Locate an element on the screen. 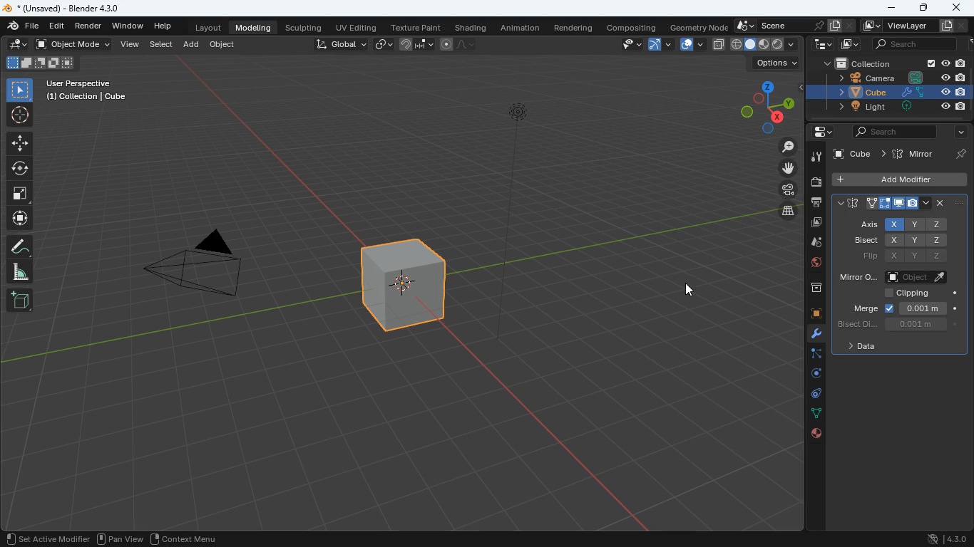 The image size is (974, 547).  is located at coordinates (960, 107).